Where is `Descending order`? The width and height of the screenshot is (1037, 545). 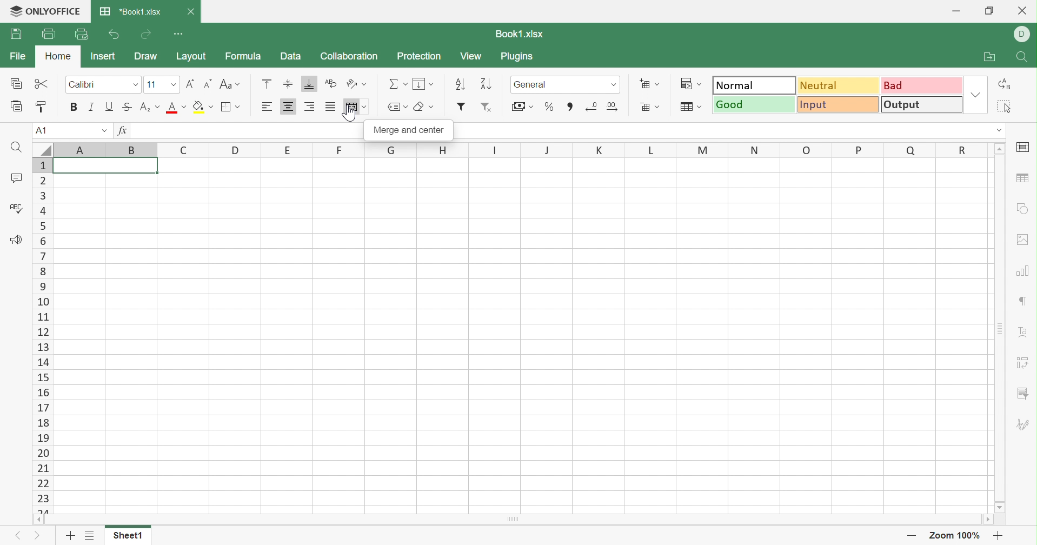
Descending order is located at coordinates (487, 84).